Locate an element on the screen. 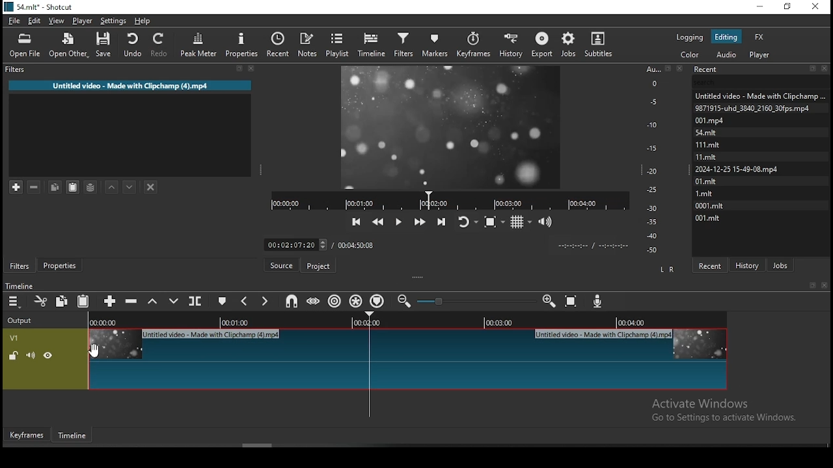 The height and width of the screenshot is (468, 833). timeline is located at coordinates (70, 435).